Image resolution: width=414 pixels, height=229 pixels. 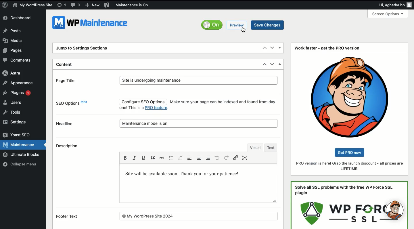 What do you see at coordinates (65, 123) in the screenshot?
I see `Headline` at bounding box center [65, 123].